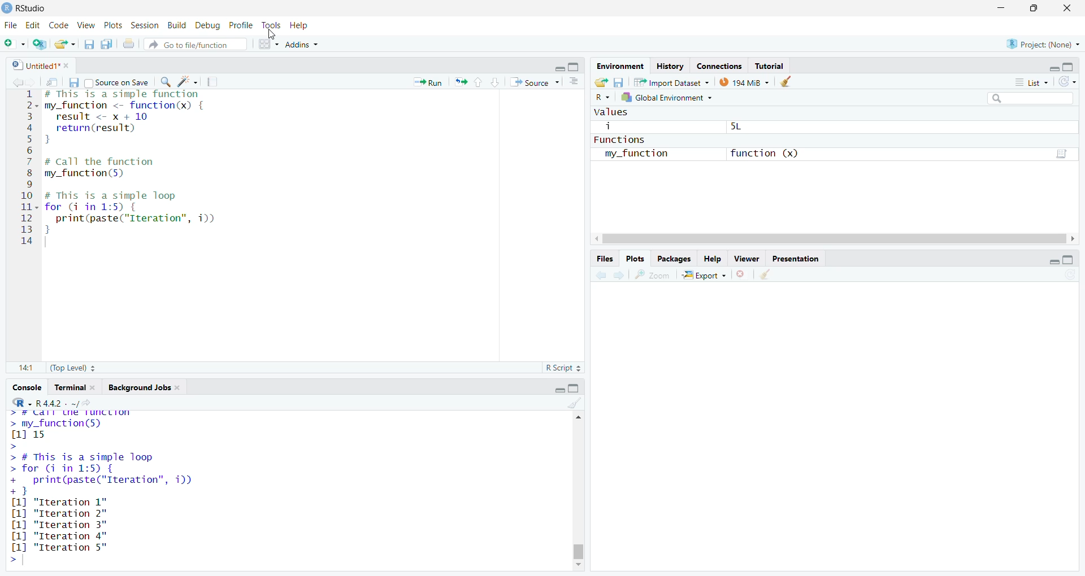 The width and height of the screenshot is (1085, 576). Describe the element at coordinates (25, 387) in the screenshot. I see `console` at that location.